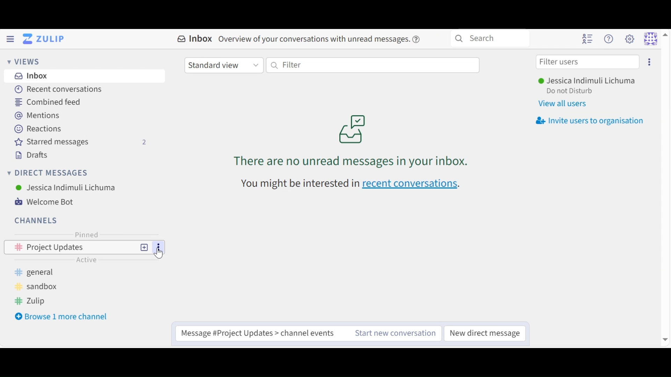 The image size is (671, 377). I want to click on Inbox, so click(33, 76).